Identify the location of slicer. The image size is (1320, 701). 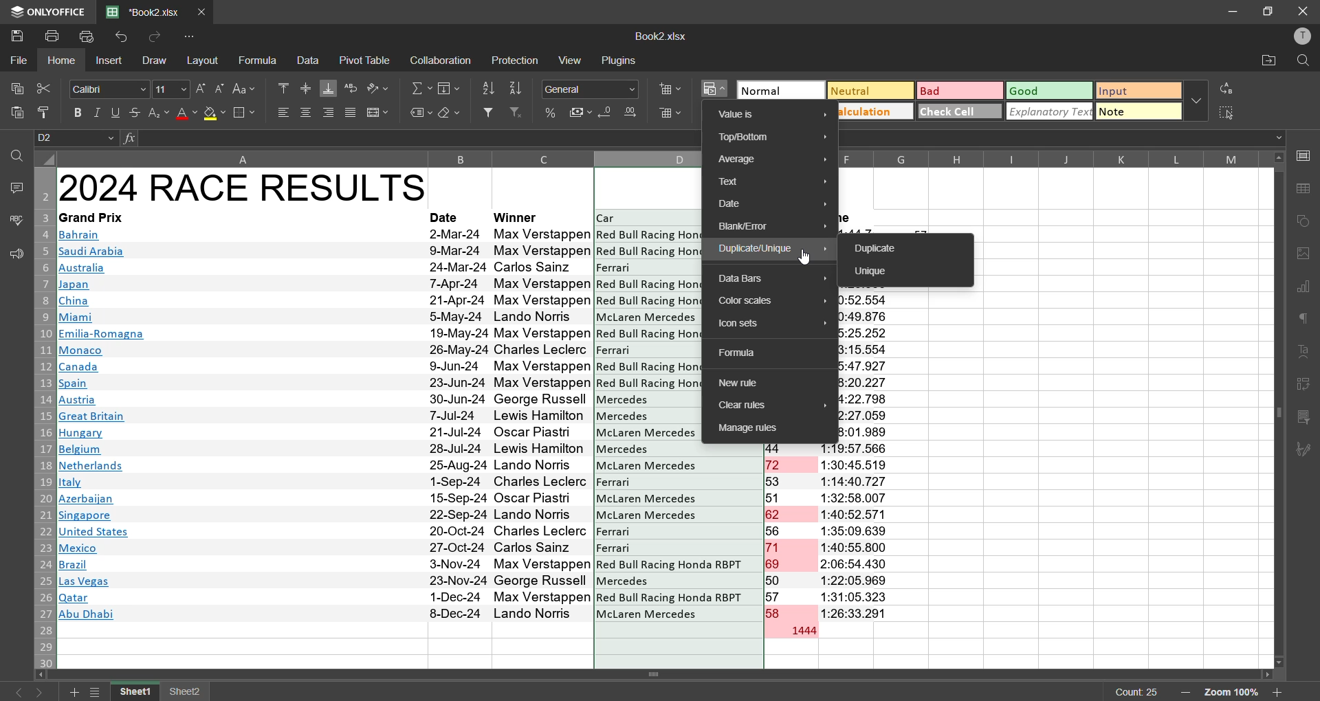
(1304, 418).